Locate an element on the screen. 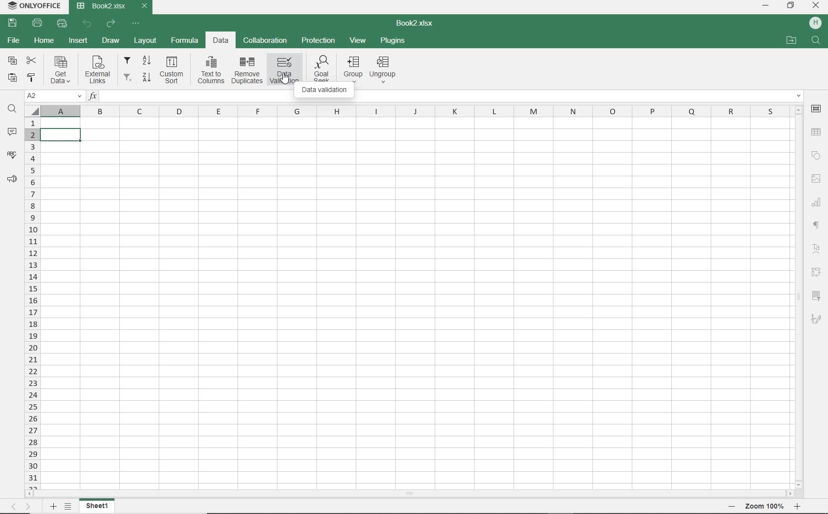 This screenshot has width=828, height=514. DRAW is located at coordinates (111, 40).